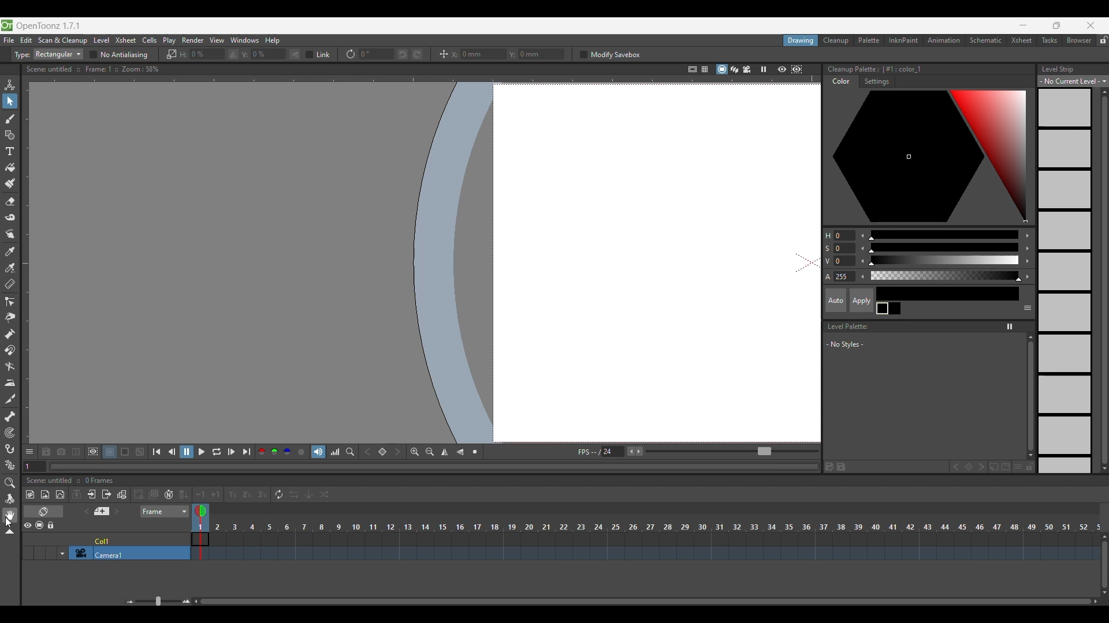 The height and width of the screenshot is (623, 1109). Describe the element at coordinates (10, 283) in the screenshot. I see `Ruler tool` at that location.